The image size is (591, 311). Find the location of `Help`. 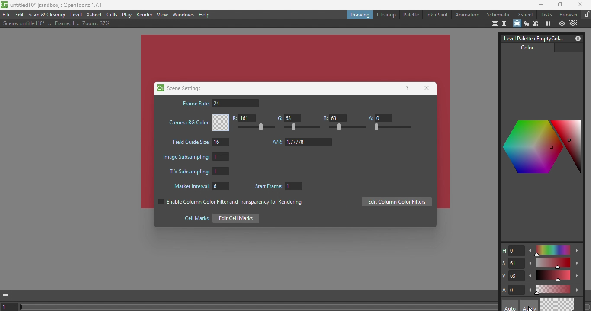

Help is located at coordinates (206, 15).